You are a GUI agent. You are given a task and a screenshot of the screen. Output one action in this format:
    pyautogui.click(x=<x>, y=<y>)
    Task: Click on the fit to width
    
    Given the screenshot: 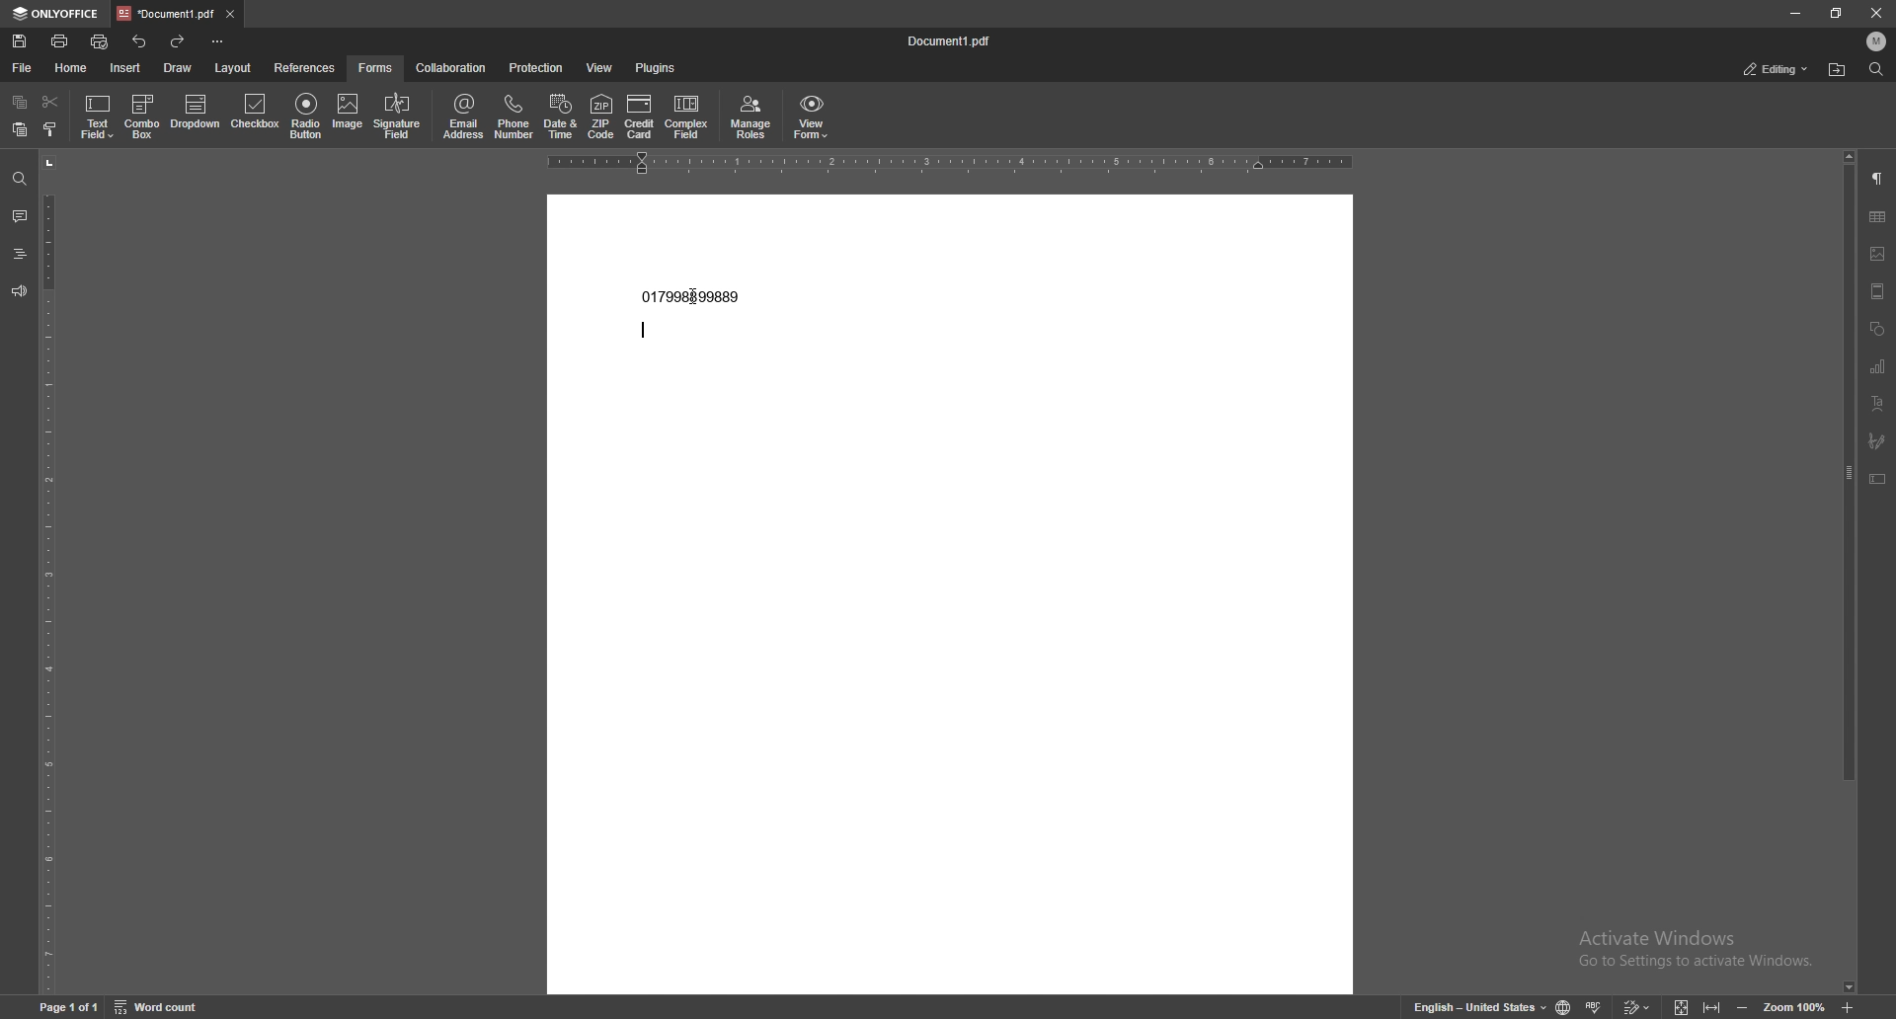 What is the action you would take?
    pyautogui.click(x=1712, y=1007)
    